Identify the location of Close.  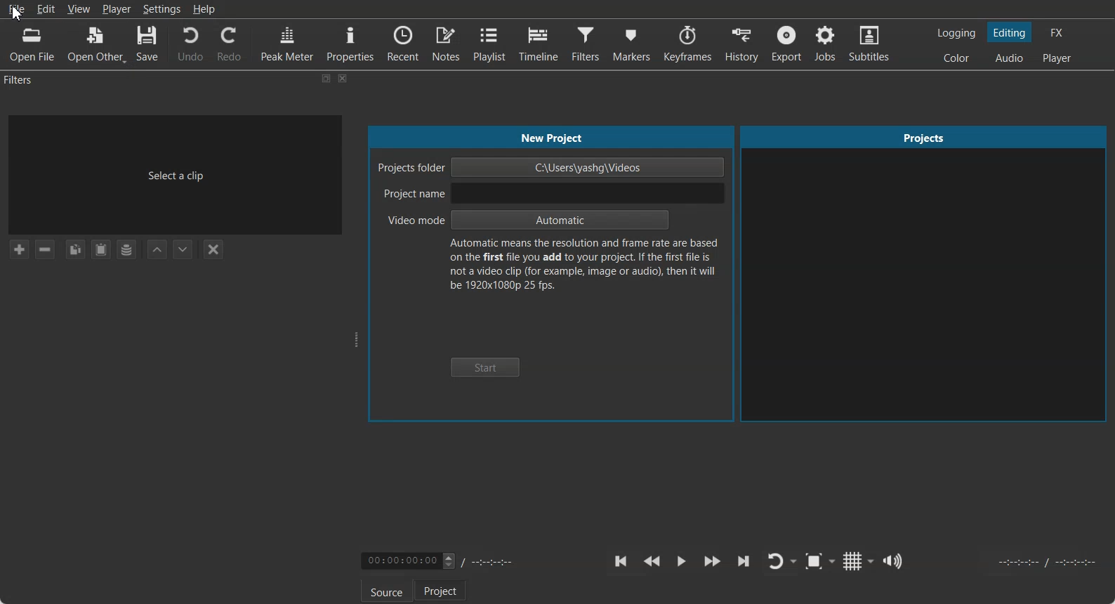
(343, 78).